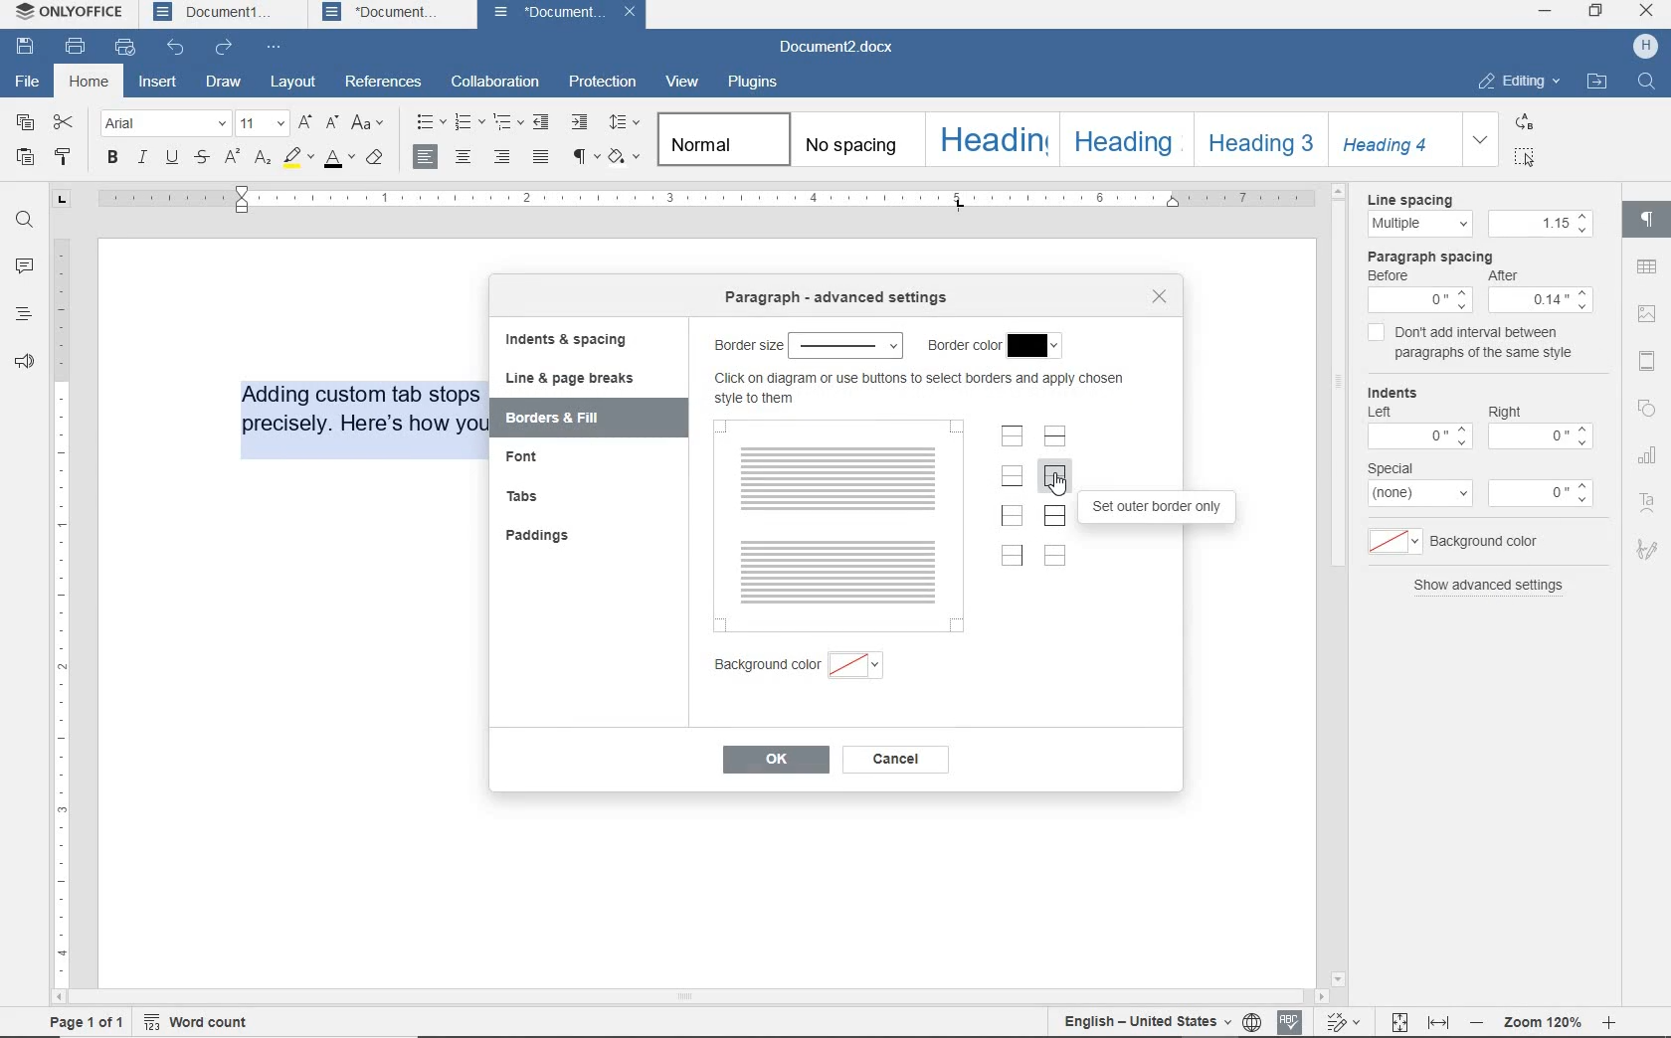  What do you see at coordinates (1481, 139) in the screenshot?
I see `expand` at bounding box center [1481, 139].